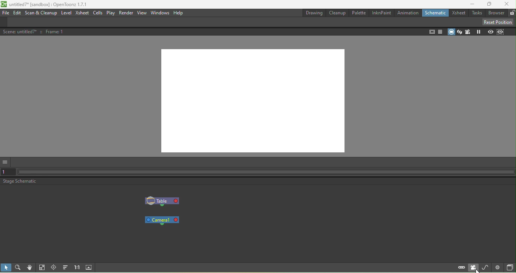  What do you see at coordinates (460, 268) in the screenshot?
I see `New pegbar` at bounding box center [460, 268].